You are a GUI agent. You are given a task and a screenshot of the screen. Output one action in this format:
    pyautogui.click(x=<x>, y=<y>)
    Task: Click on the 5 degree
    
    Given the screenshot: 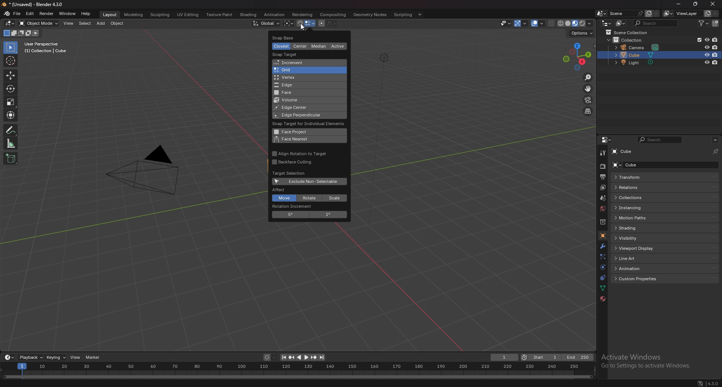 What is the action you would take?
    pyautogui.click(x=293, y=215)
    